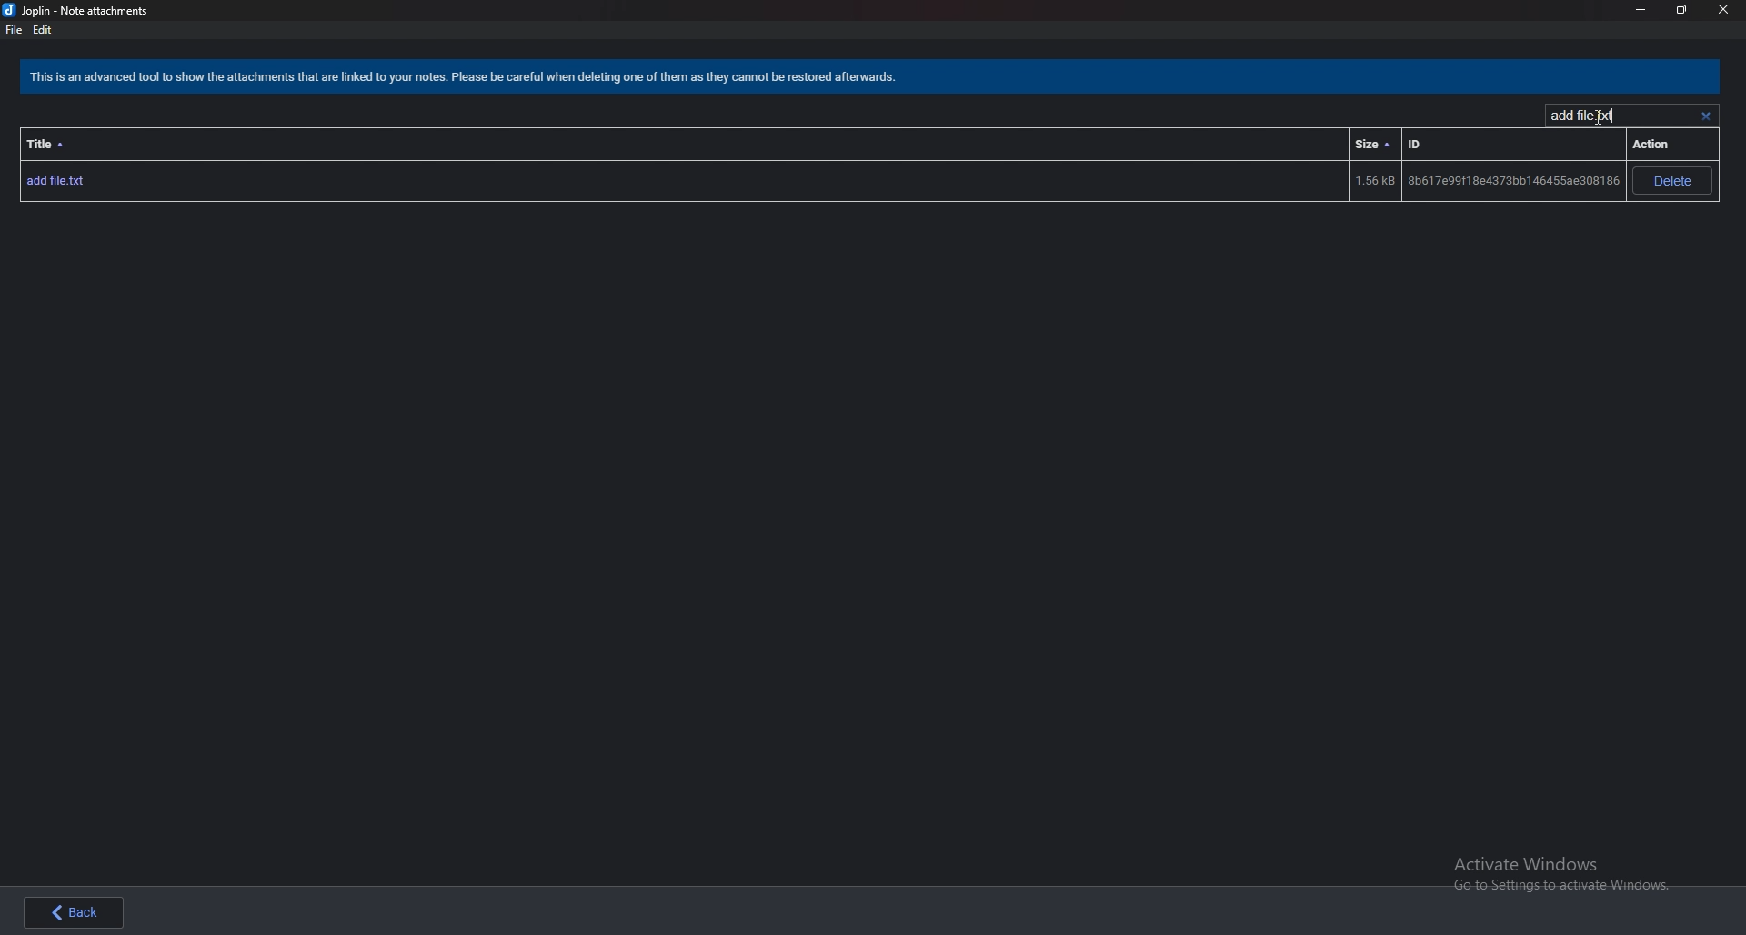 This screenshot has height=935, width=1746. I want to click on remove input, so click(1705, 116).